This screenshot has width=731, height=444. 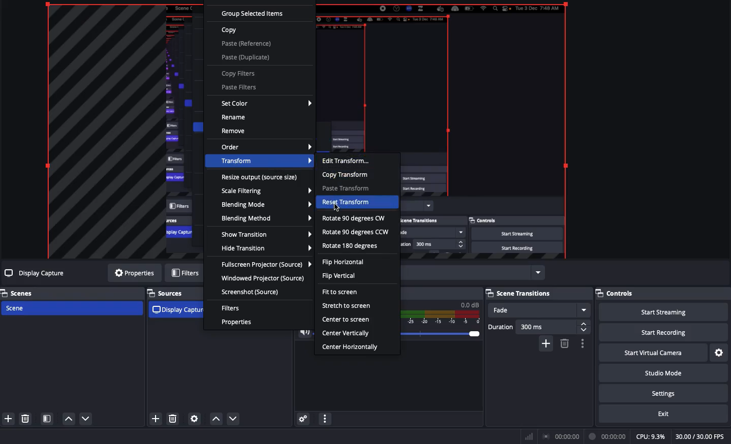 What do you see at coordinates (262, 177) in the screenshot?
I see `Resize output` at bounding box center [262, 177].